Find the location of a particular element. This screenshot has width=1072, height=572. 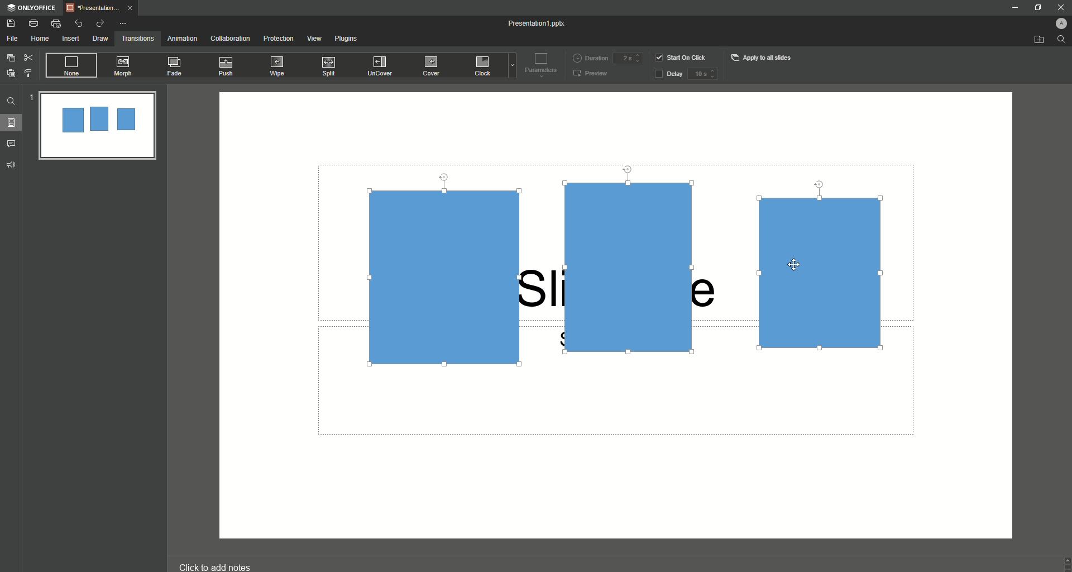

Minimize is located at coordinates (1014, 9).